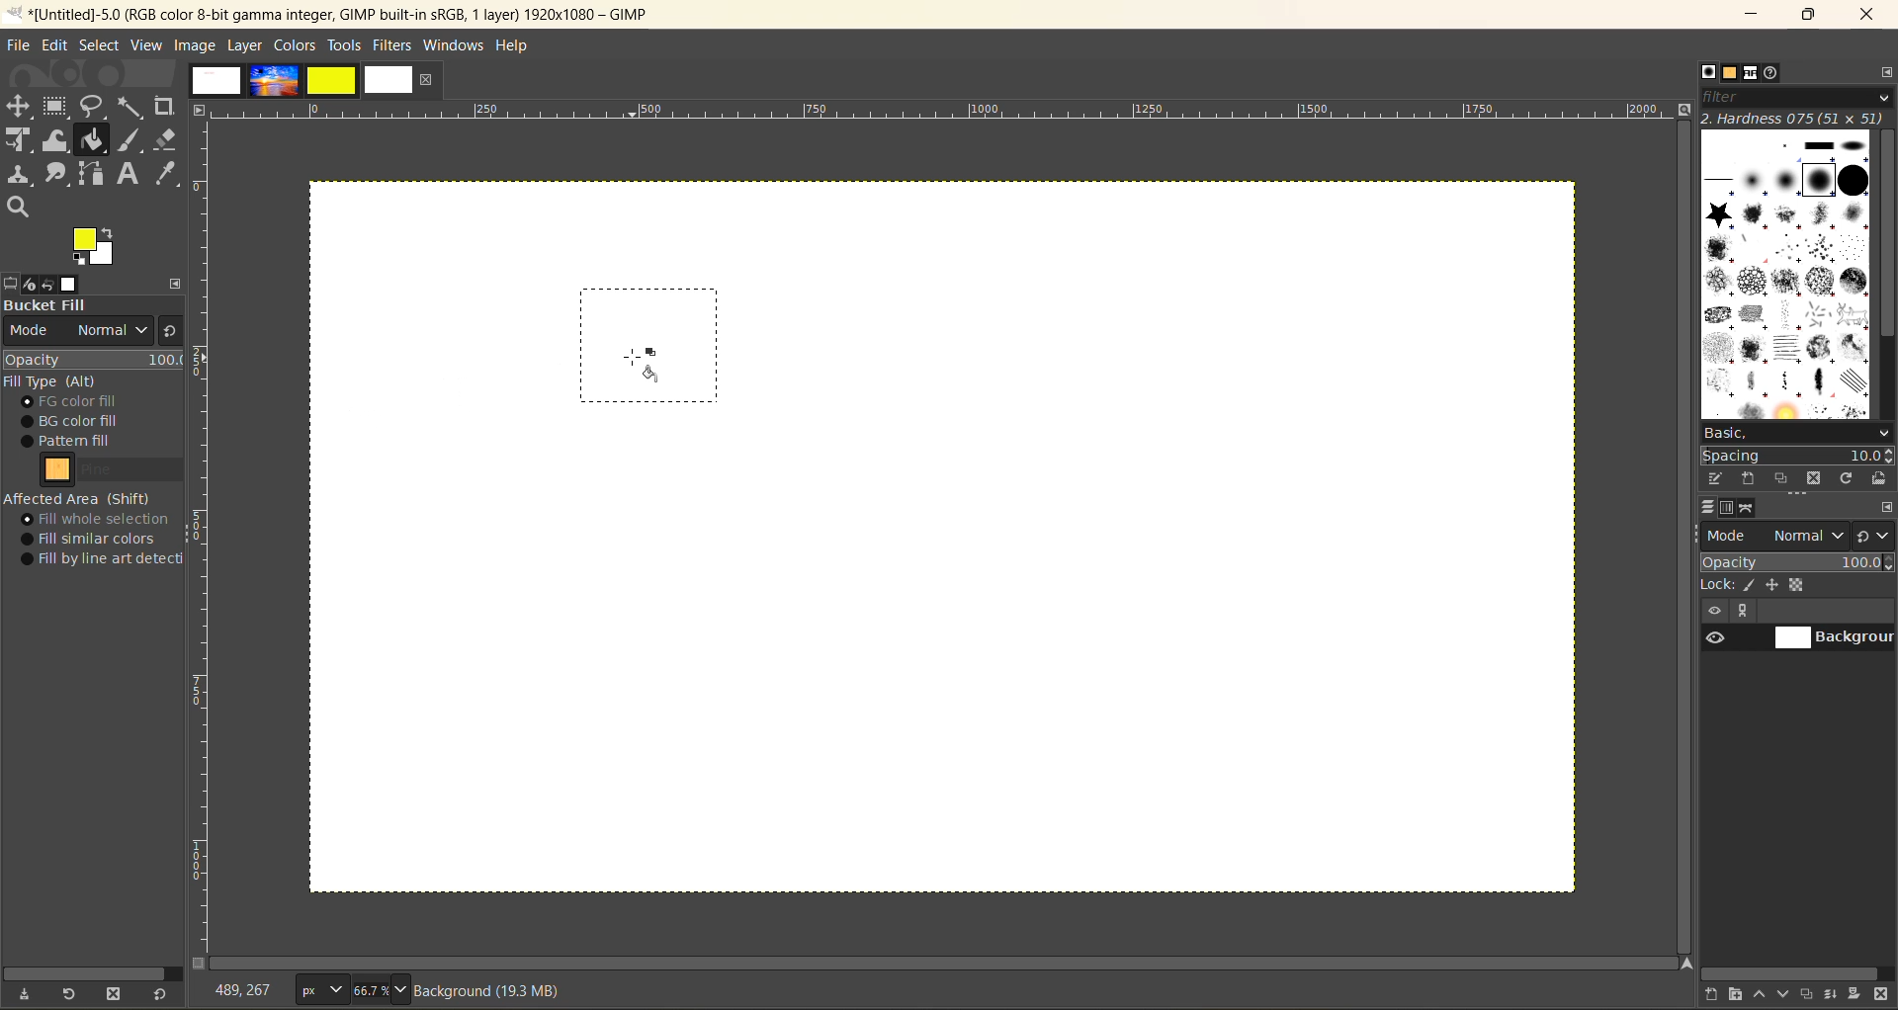  Describe the element at coordinates (1795, 120) in the screenshot. I see `hardness` at that location.